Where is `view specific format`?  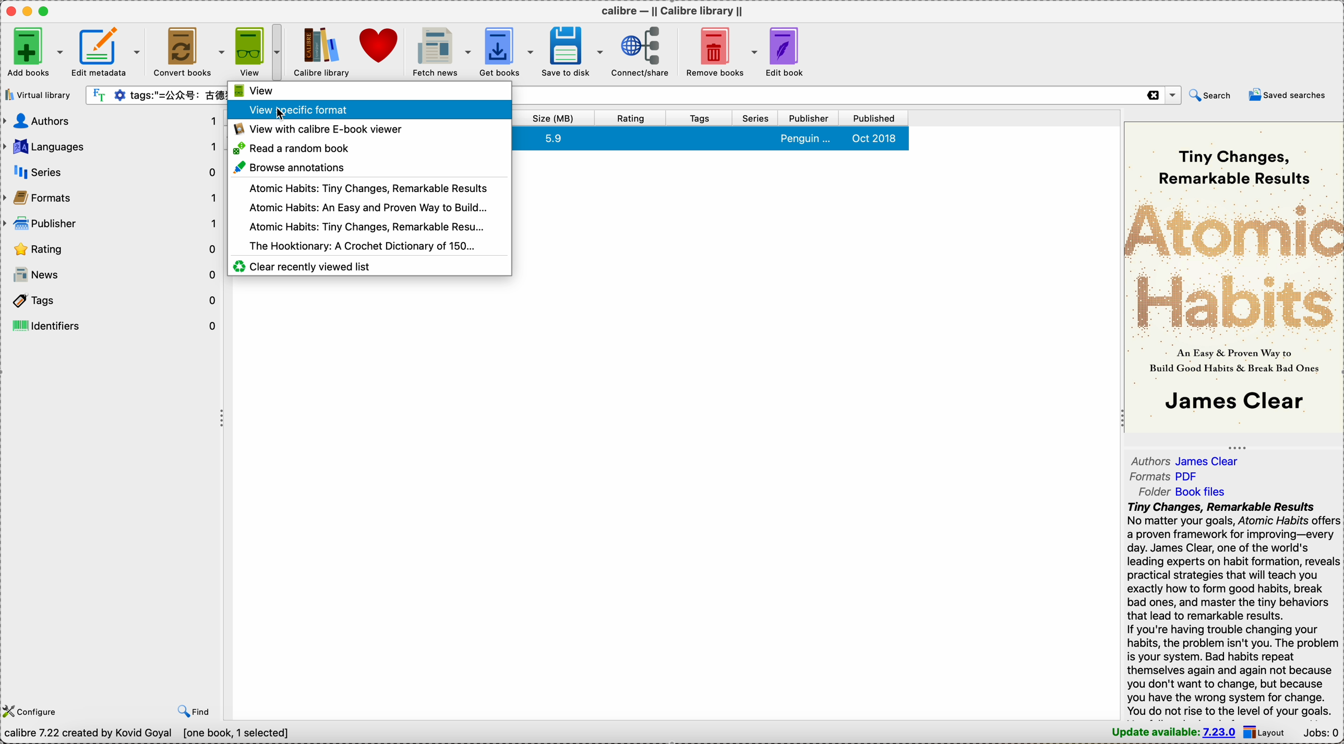 view specific format is located at coordinates (402, 108).